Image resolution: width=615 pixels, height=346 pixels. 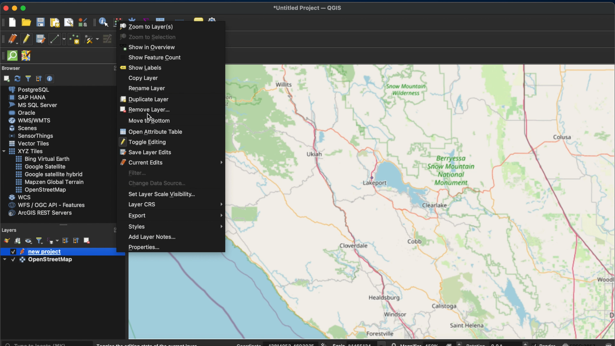 I want to click on open  layer styling panel, so click(x=5, y=240).